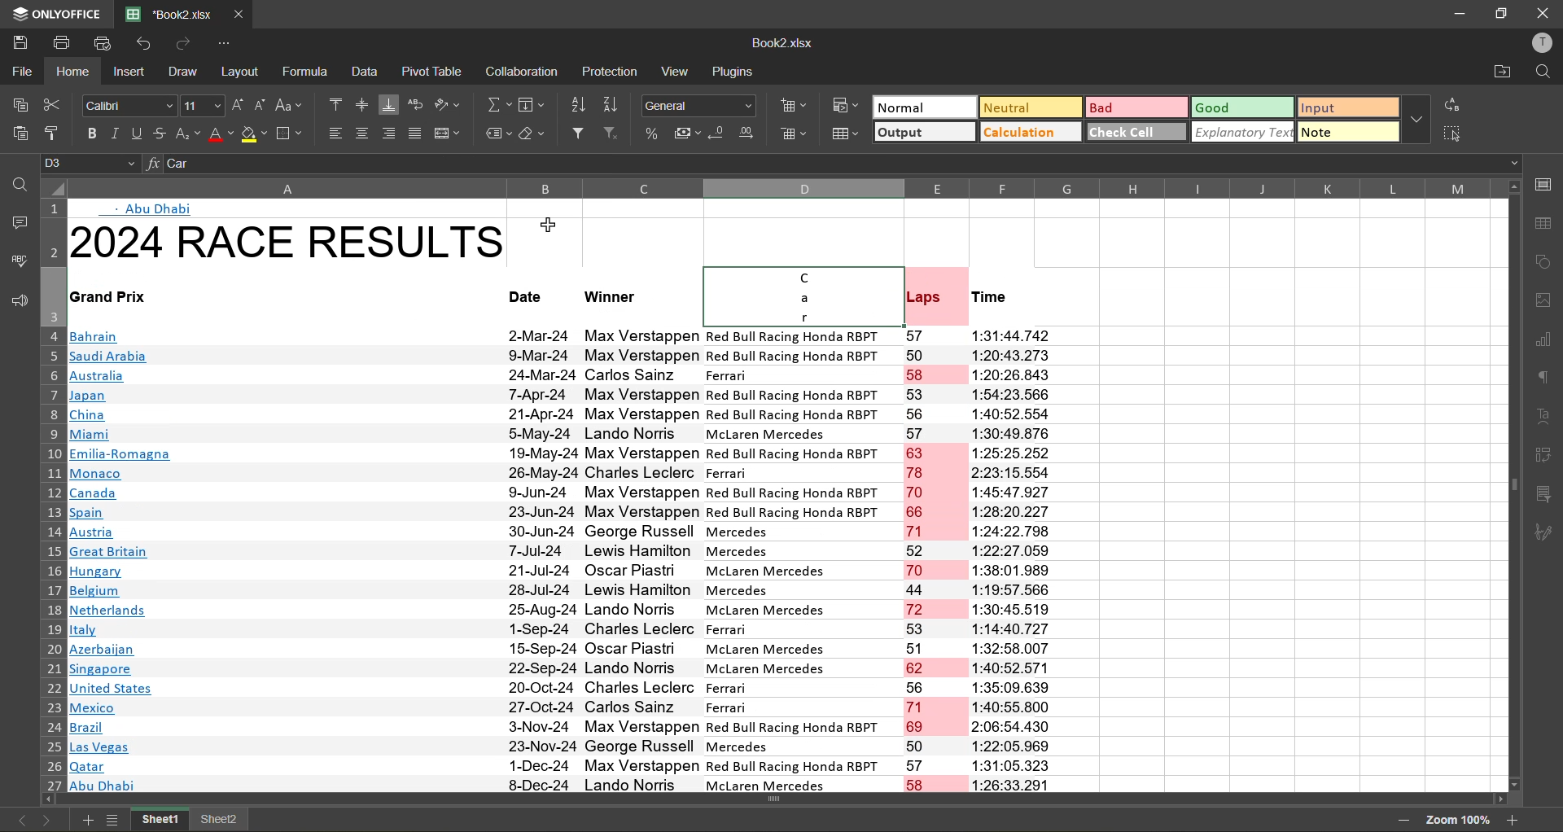 Image resolution: width=1563 pixels, height=832 pixels. Describe the element at coordinates (1544, 380) in the screenshot. I see `paragraph` at that location.